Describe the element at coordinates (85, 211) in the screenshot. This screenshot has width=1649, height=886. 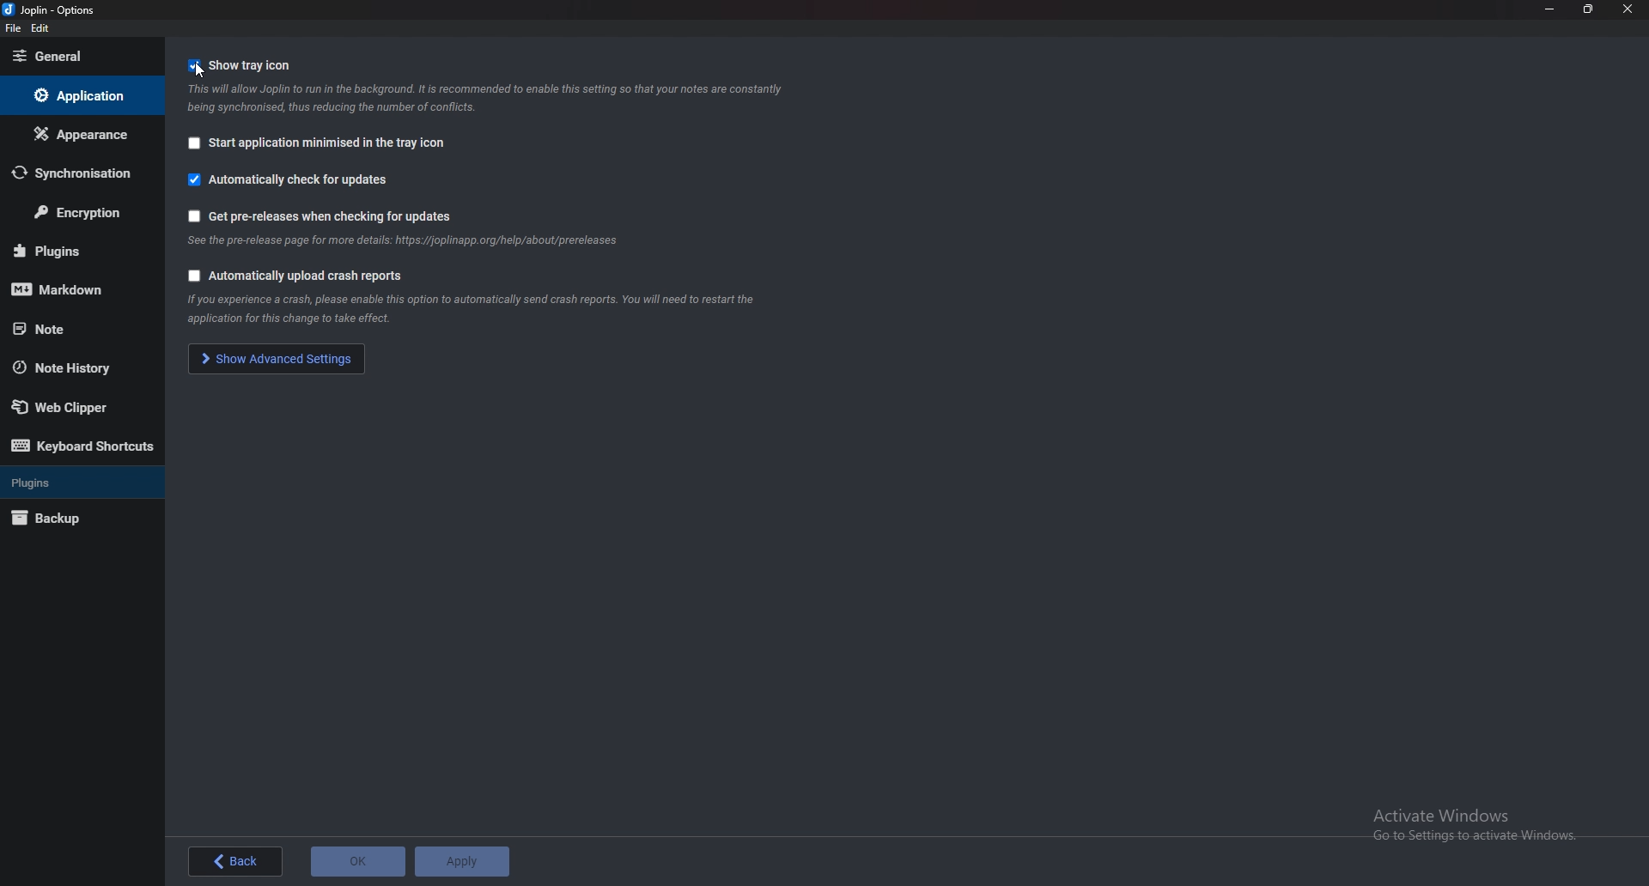
I see `Encryption` at that location.